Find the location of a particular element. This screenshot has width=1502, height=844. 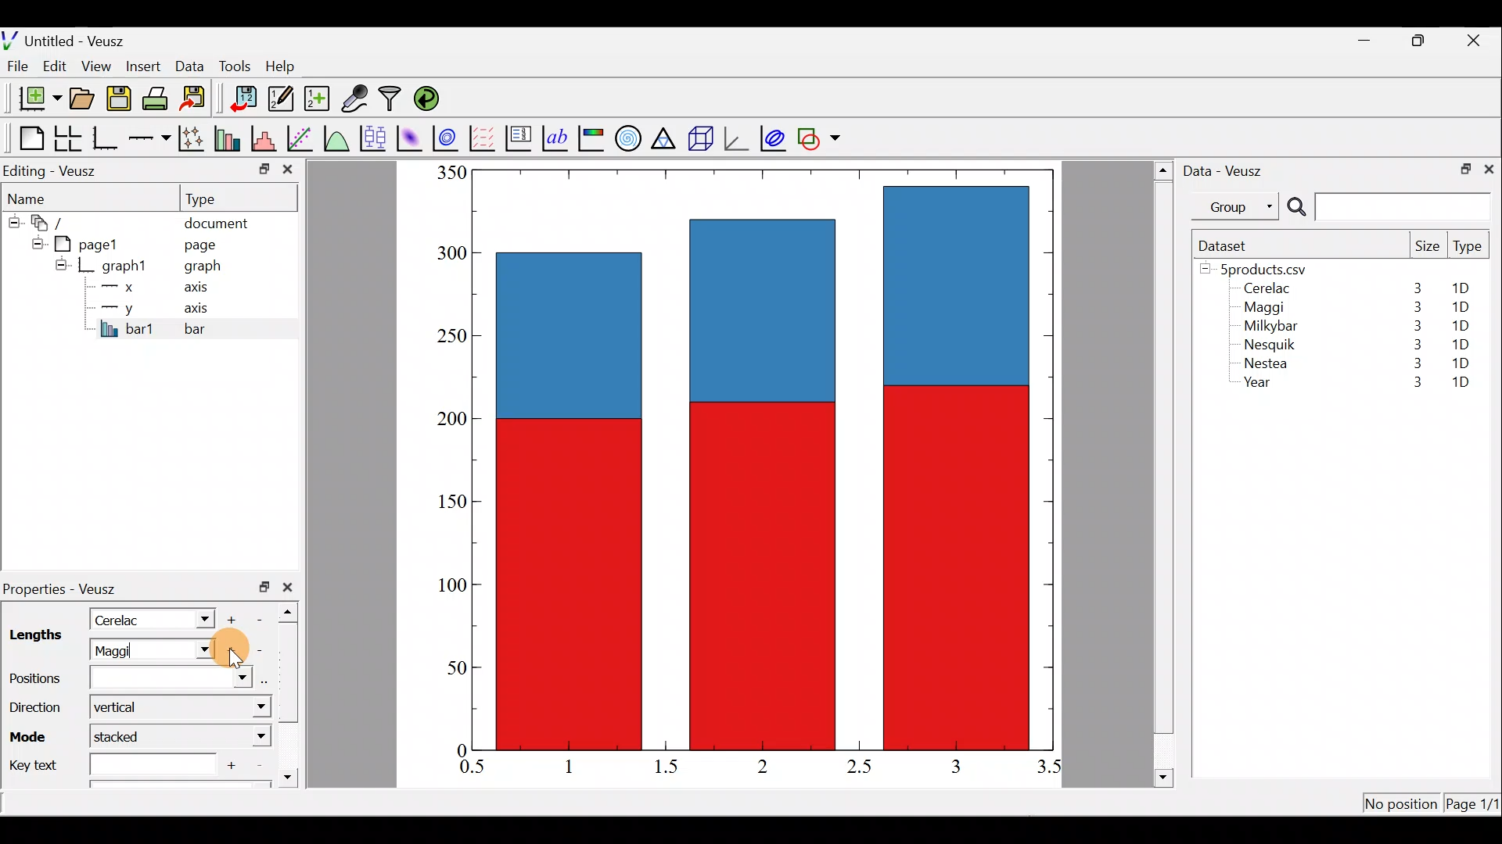

Page 1/11 is located at coordinates (1475, 806).